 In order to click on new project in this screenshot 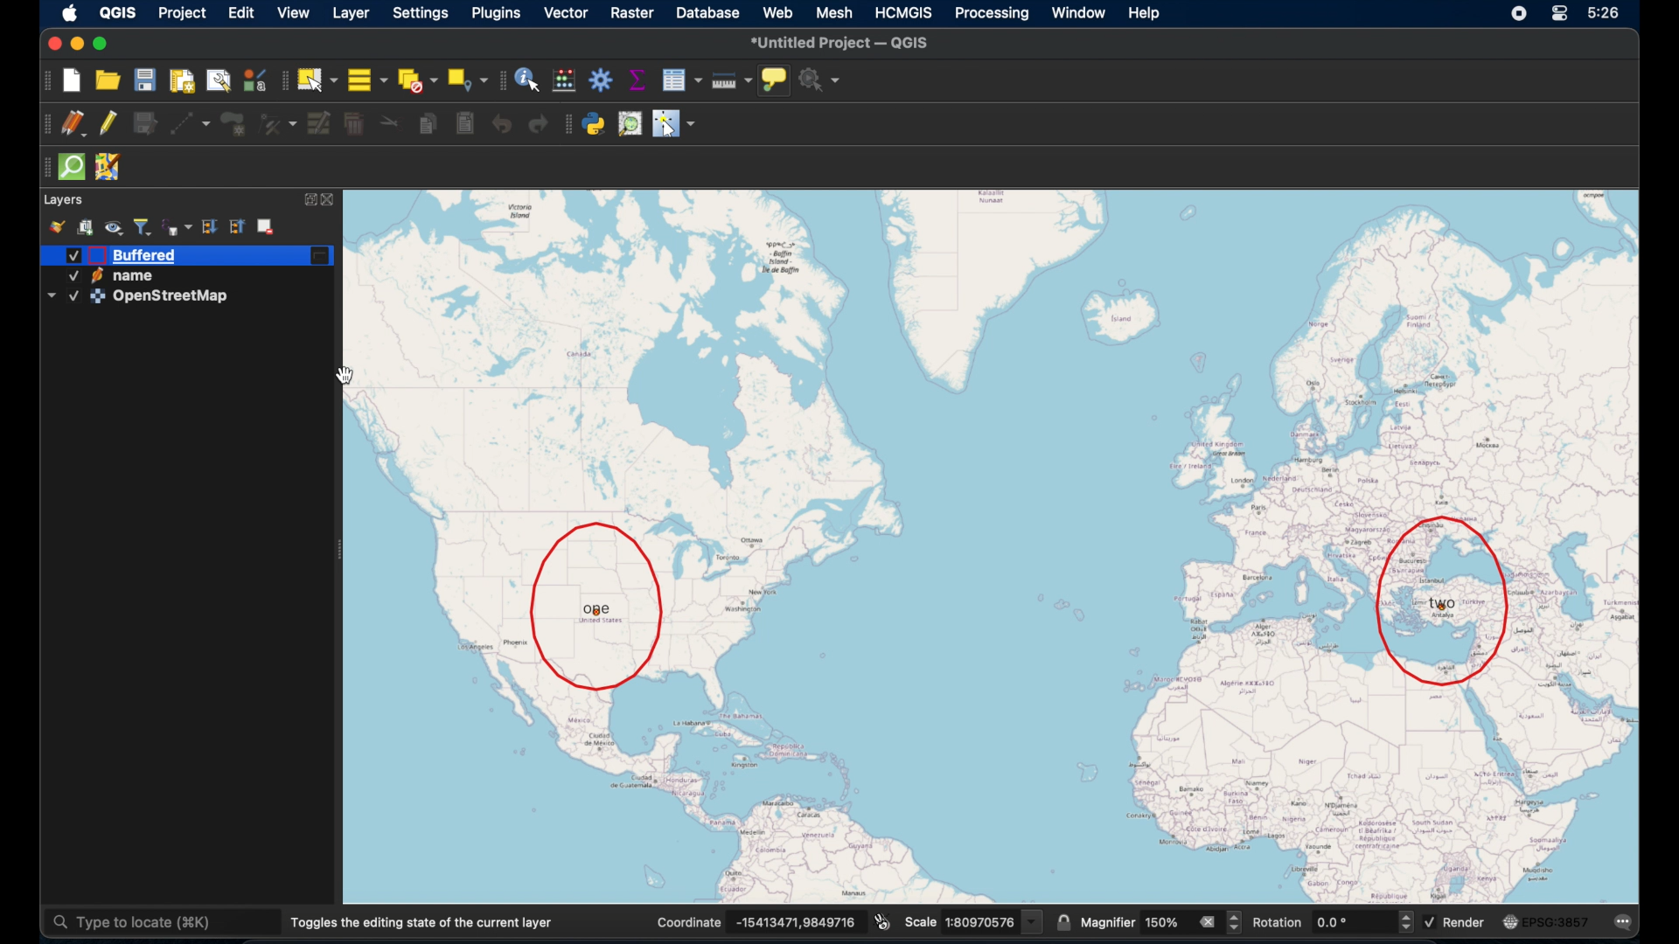, I will do `click(70, 80)`.